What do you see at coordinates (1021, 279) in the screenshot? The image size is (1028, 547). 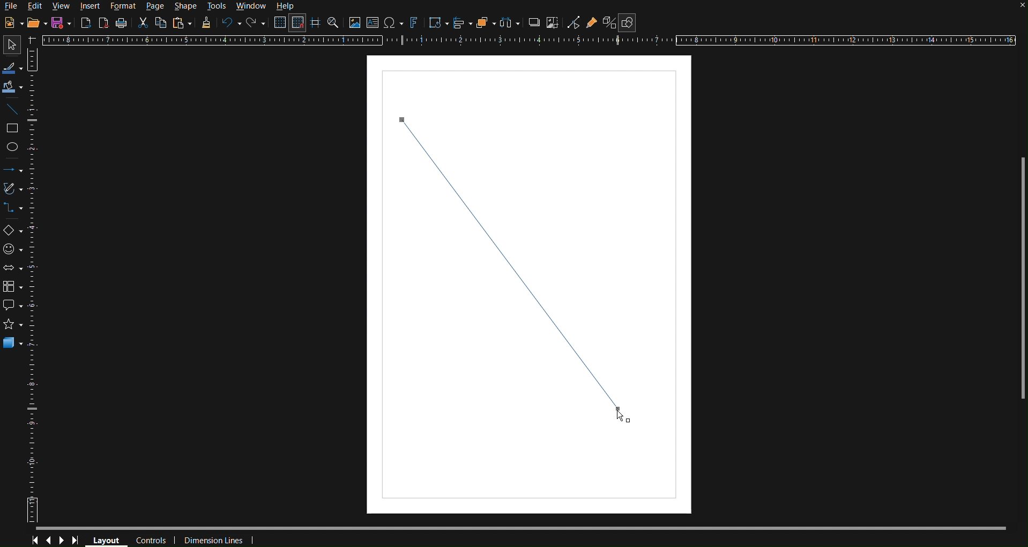 I see `Scrollbar` at bounding box center [1021, 279].